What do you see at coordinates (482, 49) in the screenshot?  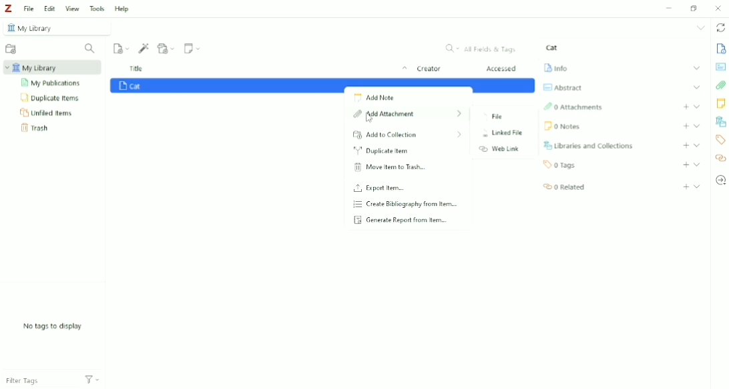 I see `All Fields & Tags` at bounding box center [482, 49].